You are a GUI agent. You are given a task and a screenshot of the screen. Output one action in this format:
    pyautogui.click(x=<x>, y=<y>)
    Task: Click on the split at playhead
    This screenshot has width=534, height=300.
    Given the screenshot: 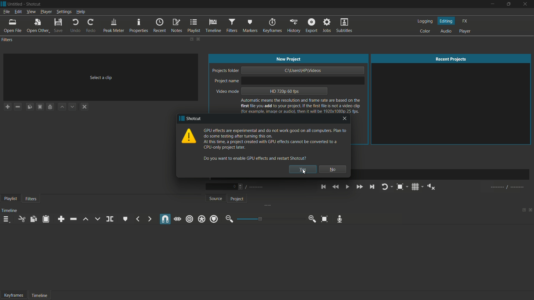 What is the action you would take?
    pyautogui.click(x=110, y=219)
    